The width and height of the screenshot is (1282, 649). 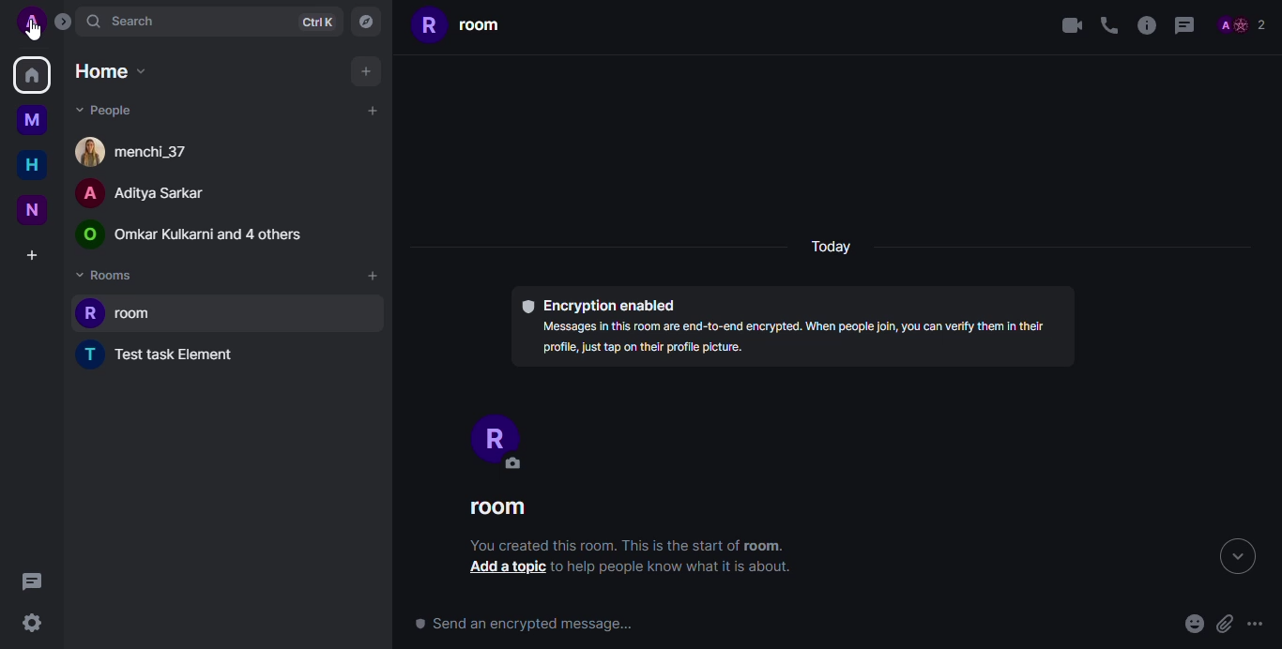 I want to click on You created this room. This is the start of room., so click(x=623, y=544).